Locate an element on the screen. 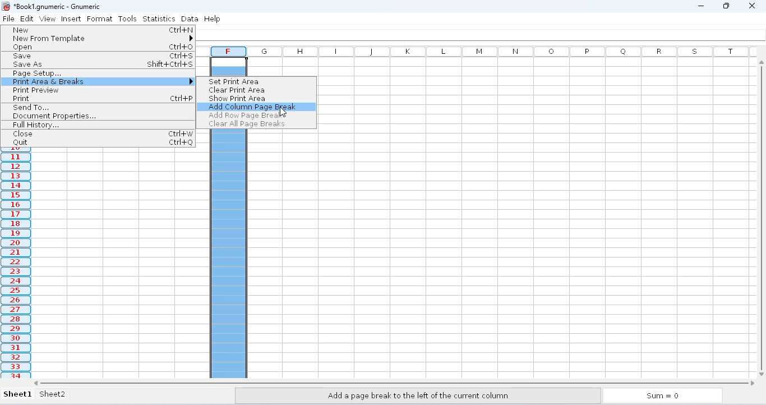 The height and width of the screenshot is (405, 766). Book1 numeric - Gnumeric is located at coordinates (58, 6).